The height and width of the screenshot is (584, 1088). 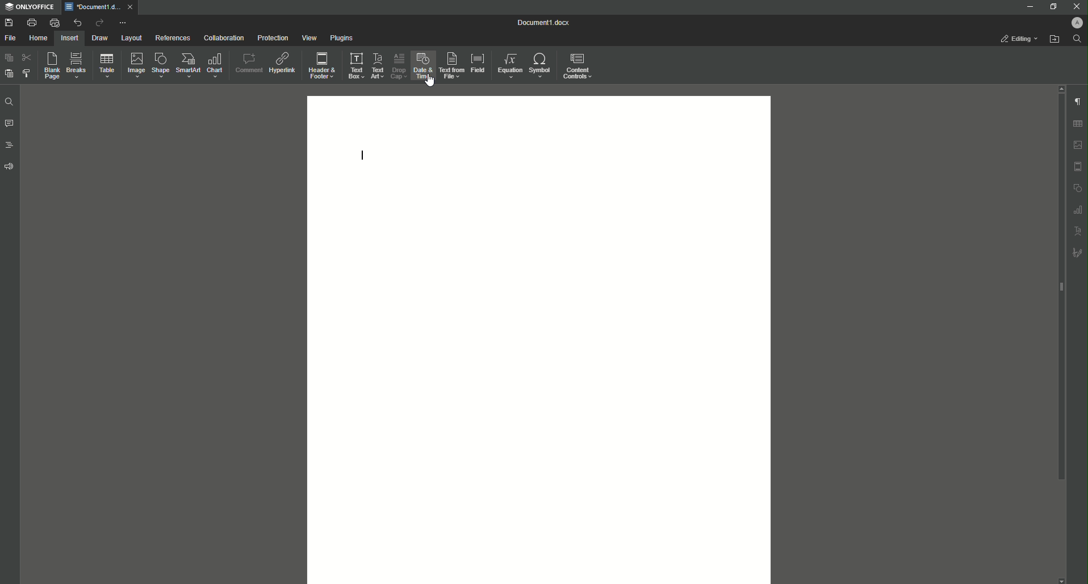 What do you see at coordinates (545, 23) in the screenshot?
I see `Document1.docx` at bounding box center [545, 23].